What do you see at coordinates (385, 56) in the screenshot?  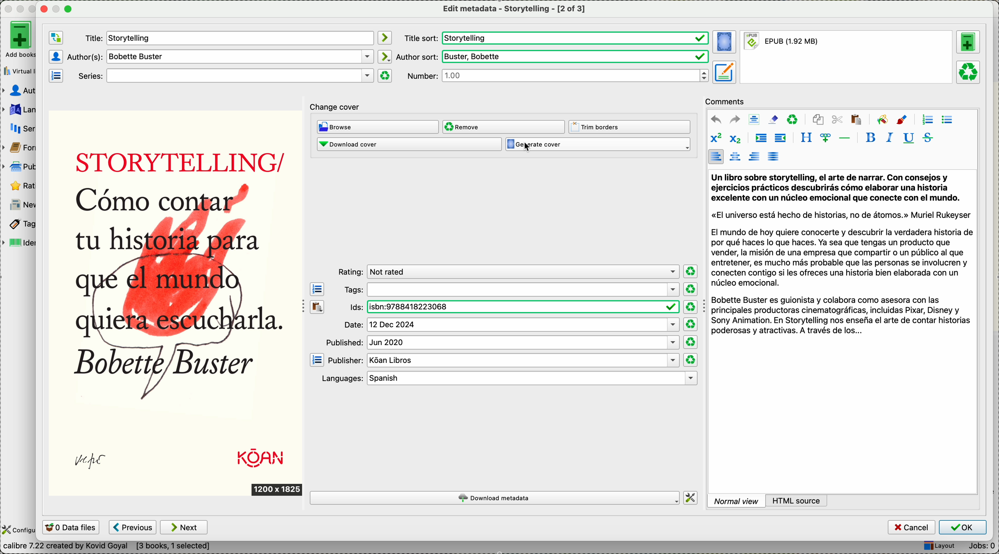 I see `icon` at bounding box center [385, 56].